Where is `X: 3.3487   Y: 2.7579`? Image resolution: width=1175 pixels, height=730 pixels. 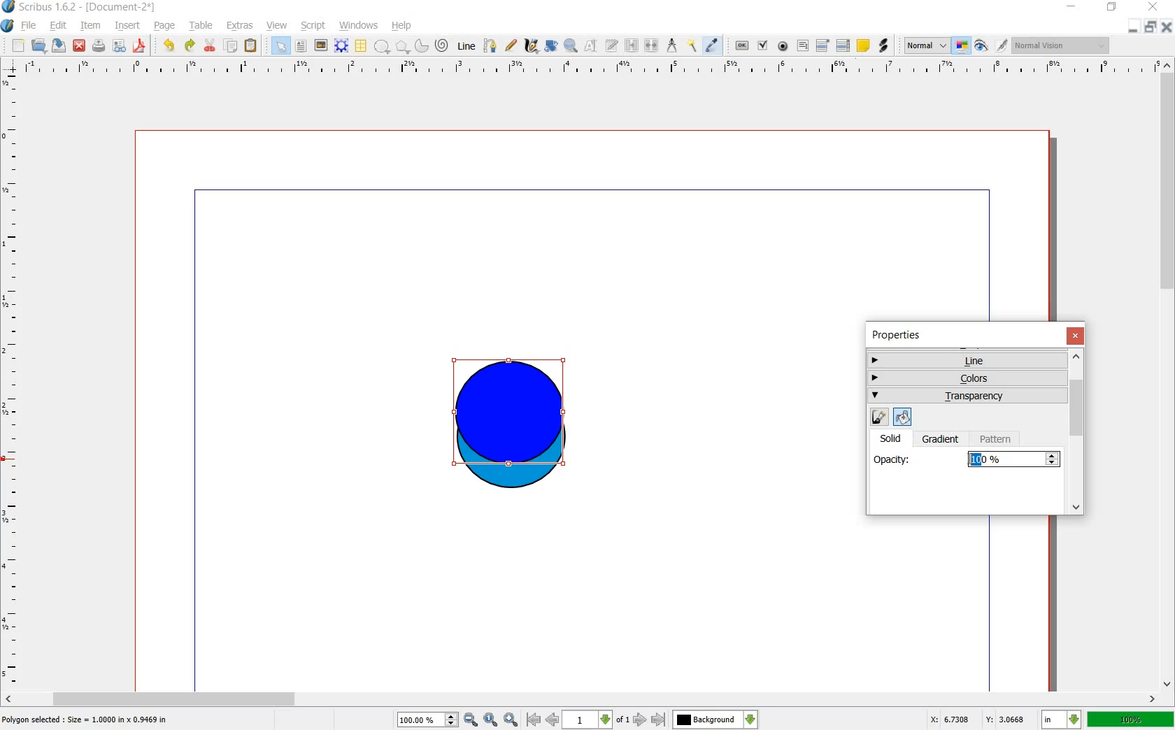
X: 3.3487   Y: 2.7579 is located at coordinates (978, 719).